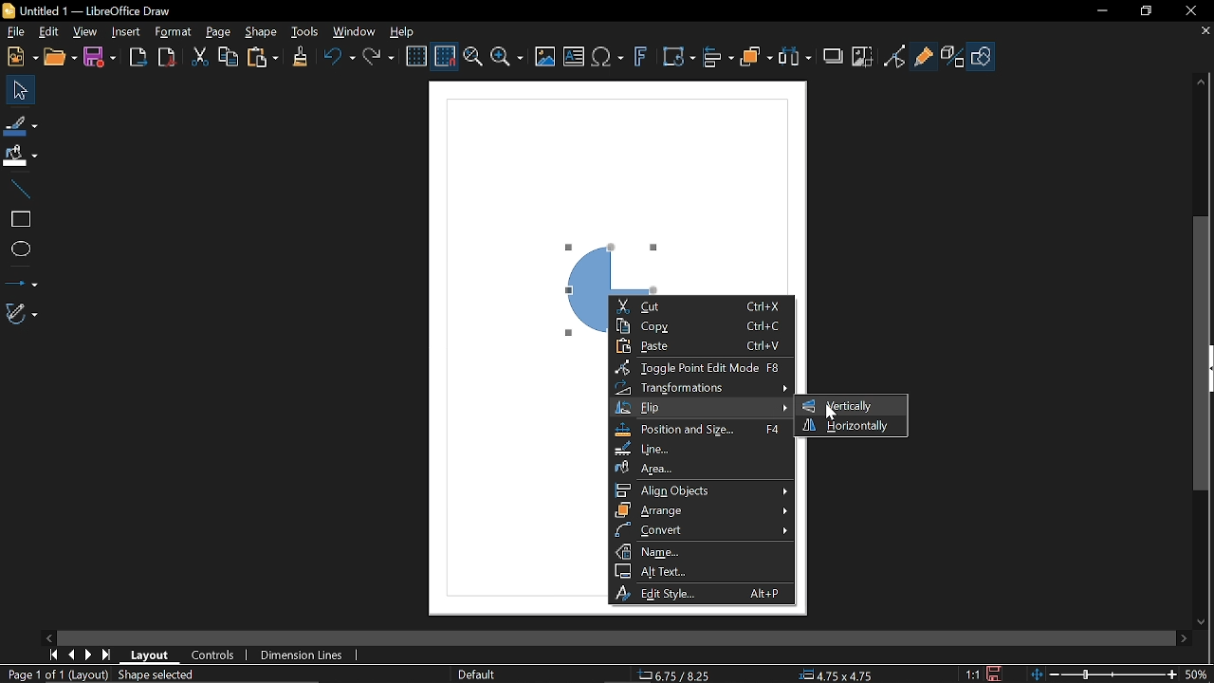  I want to click on Cut, so click(201, 57).